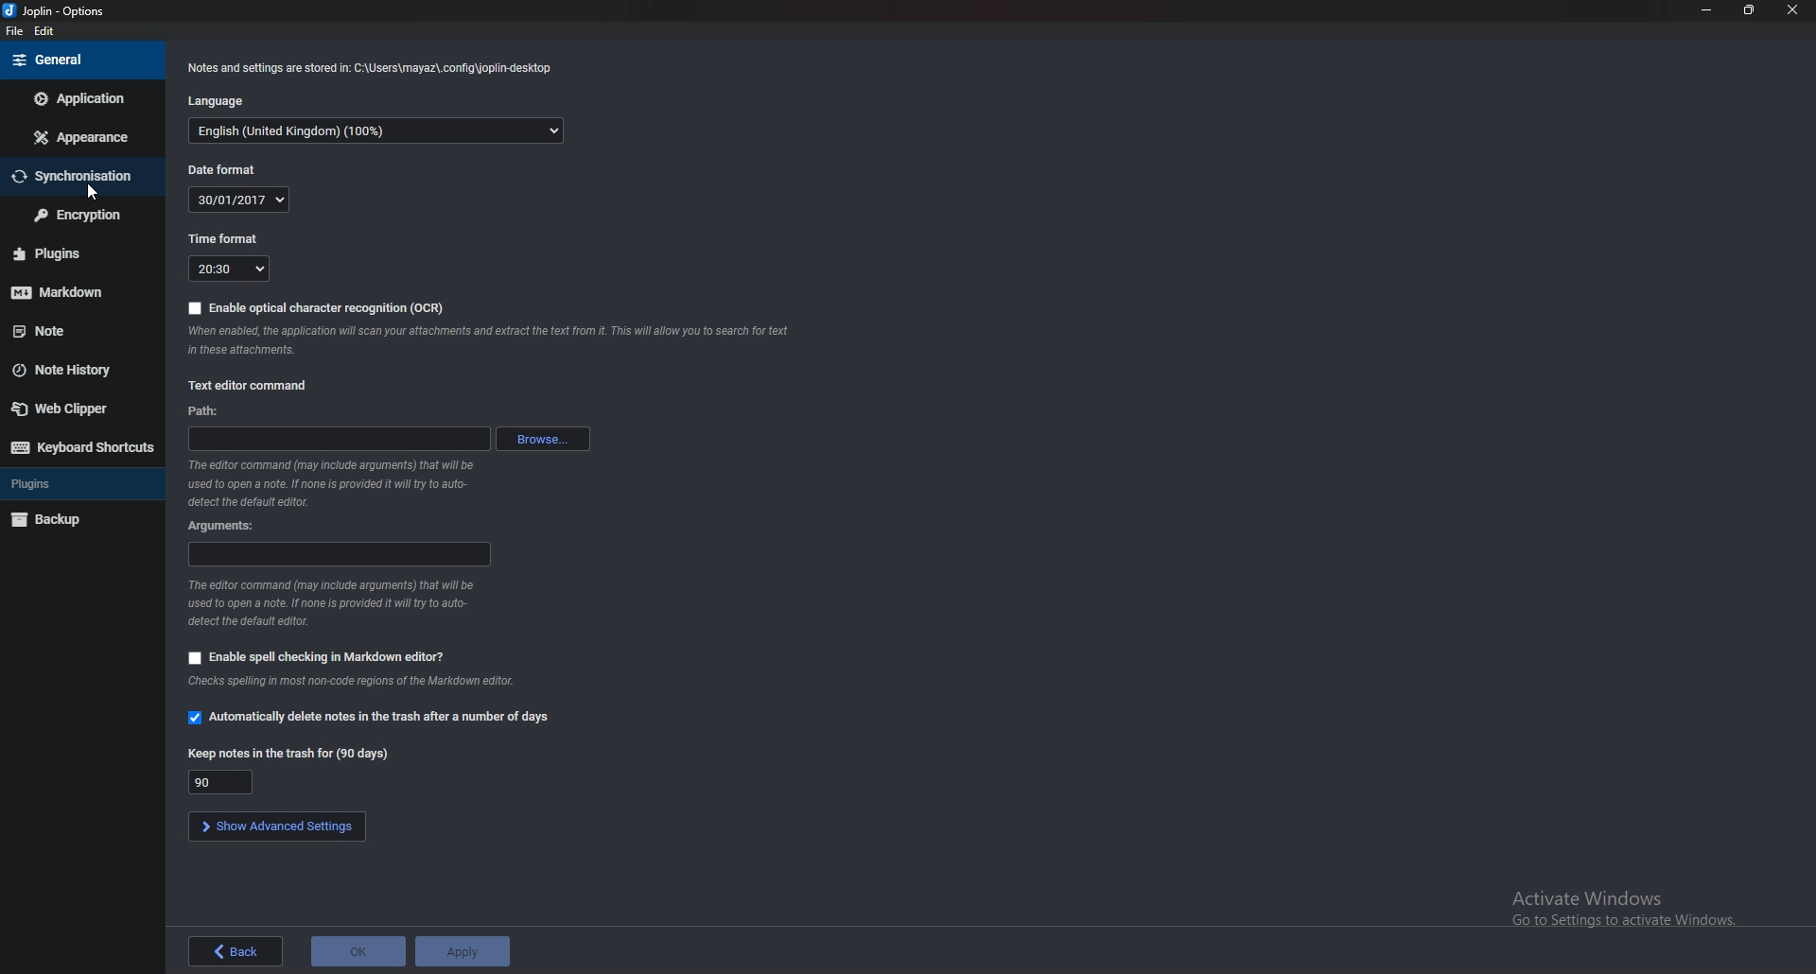  Describe the element at coordinates (69, 484) in the screenshot. I see `plugins` at that location.